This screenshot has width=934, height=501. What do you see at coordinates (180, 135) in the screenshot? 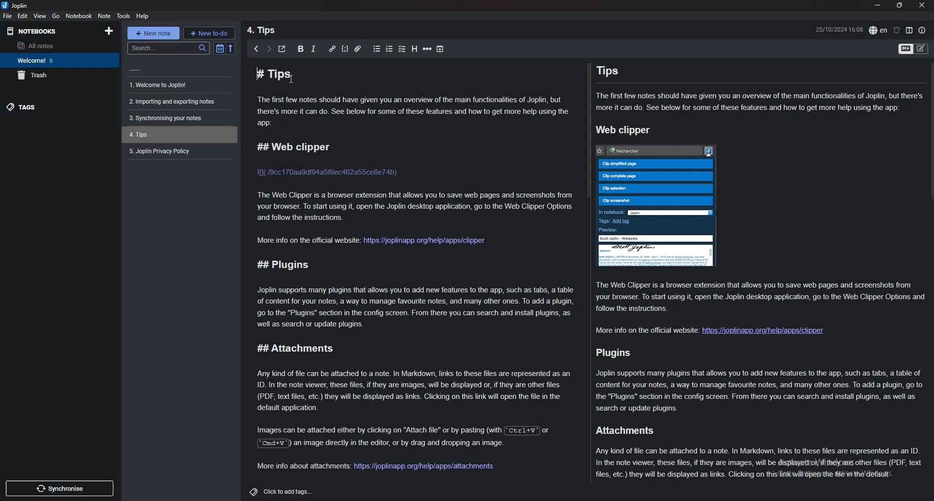
I see `note 5` at bounding box center [180, 135].